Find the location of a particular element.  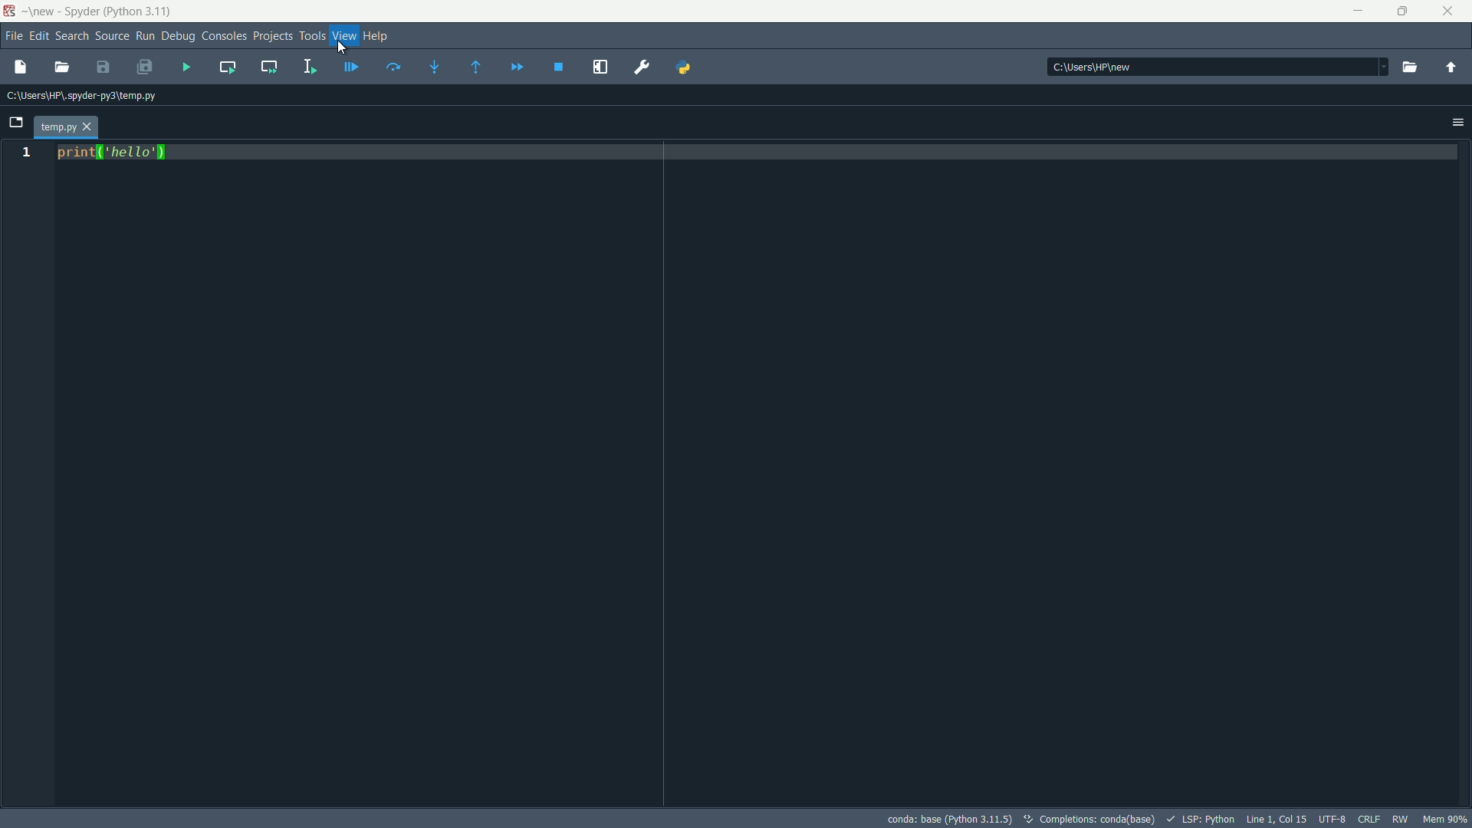

debug menu is located at coordinates (179, 37).